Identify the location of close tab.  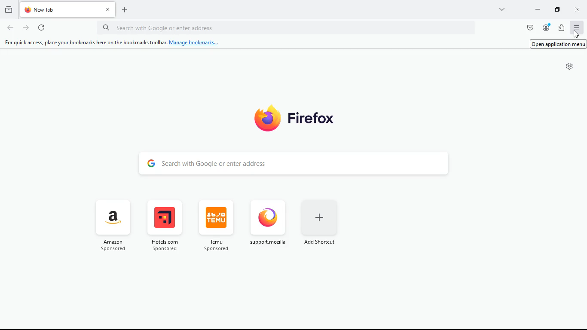
(108, 9).